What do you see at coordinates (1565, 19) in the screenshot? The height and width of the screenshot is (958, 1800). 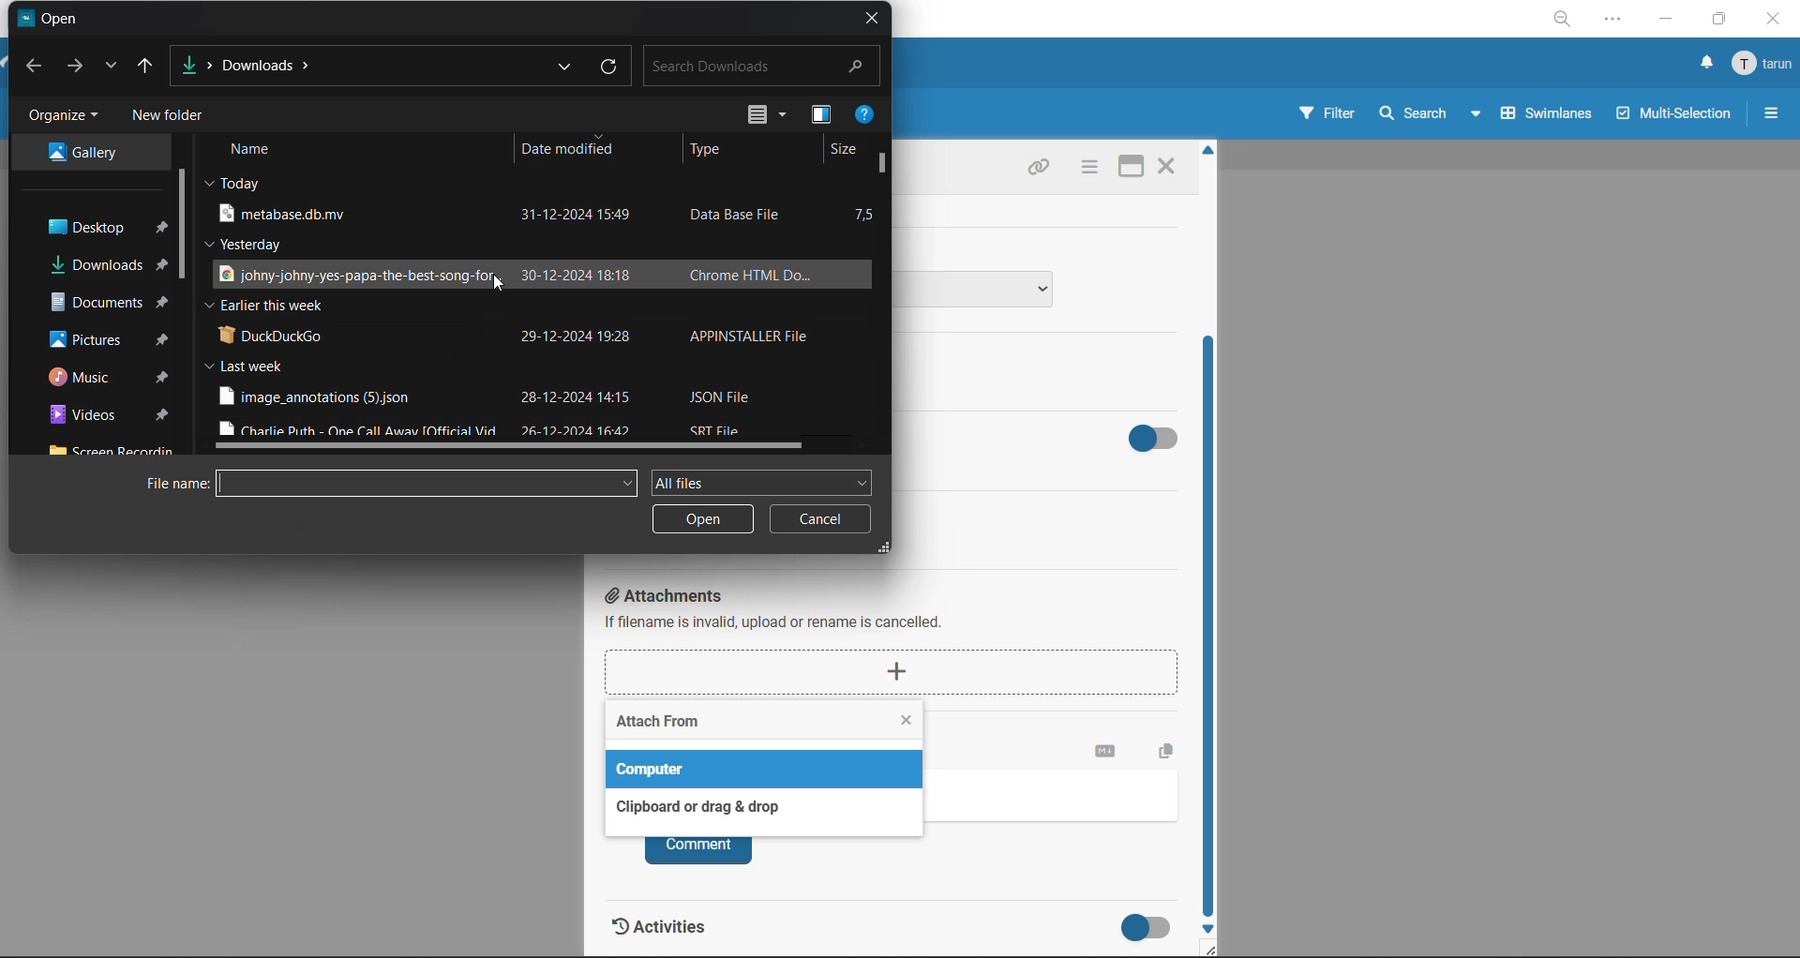 I see `zoom` at bounding box center [1565, 19].